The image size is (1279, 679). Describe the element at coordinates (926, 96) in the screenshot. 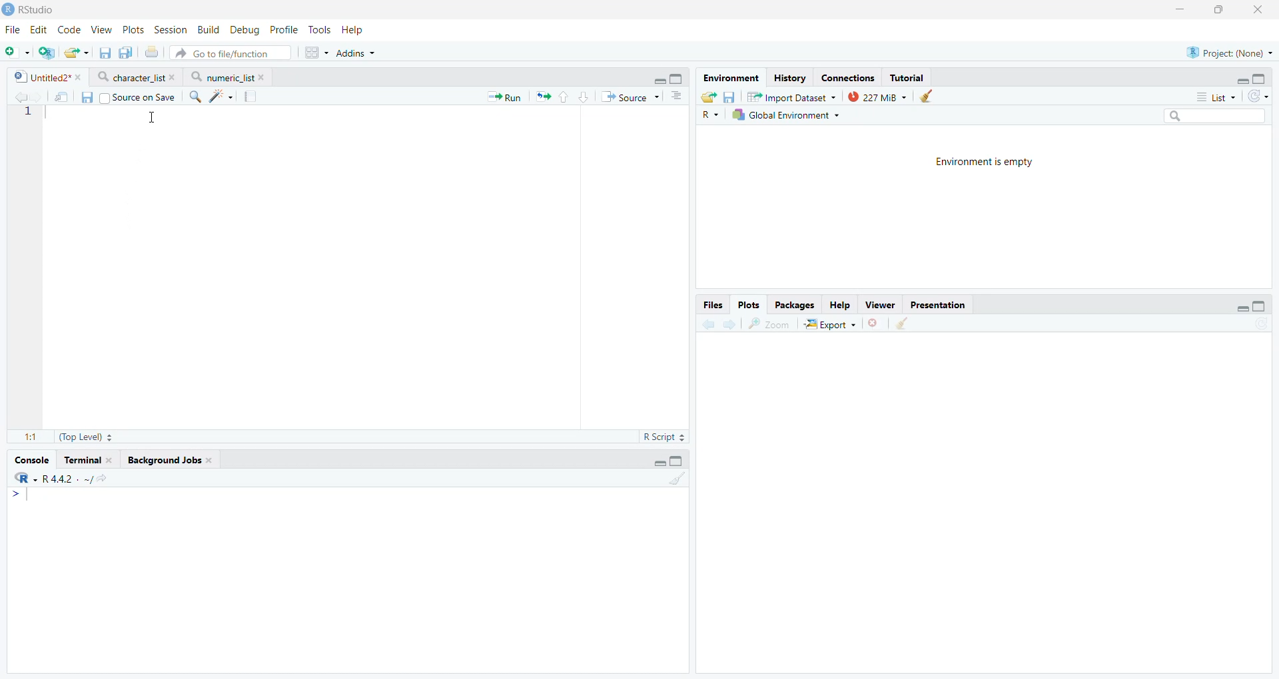

I see `Clear` at that location.